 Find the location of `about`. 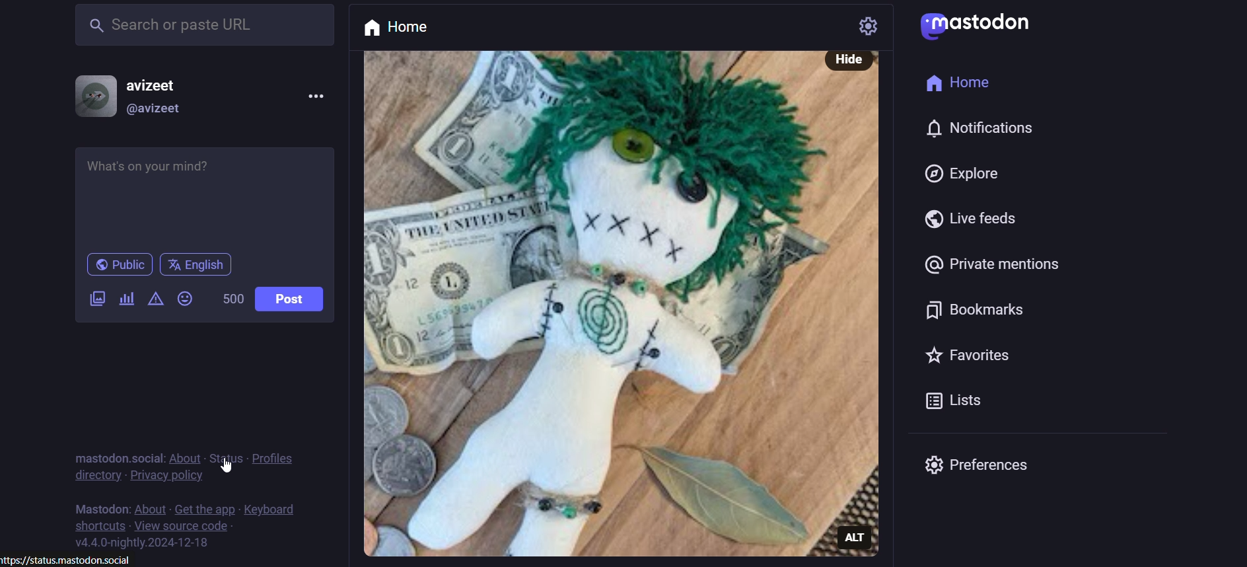

about is located at coordinates (151, 508).